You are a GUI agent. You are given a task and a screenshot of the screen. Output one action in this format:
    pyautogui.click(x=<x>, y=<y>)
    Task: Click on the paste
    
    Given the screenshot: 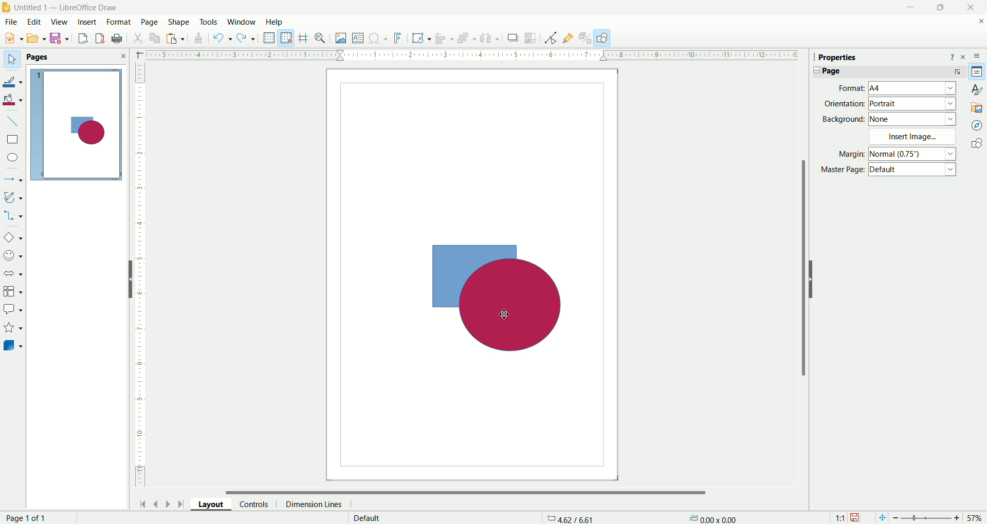 What is the action you would take?
    pyautogui.click(x=157, y=37)
    